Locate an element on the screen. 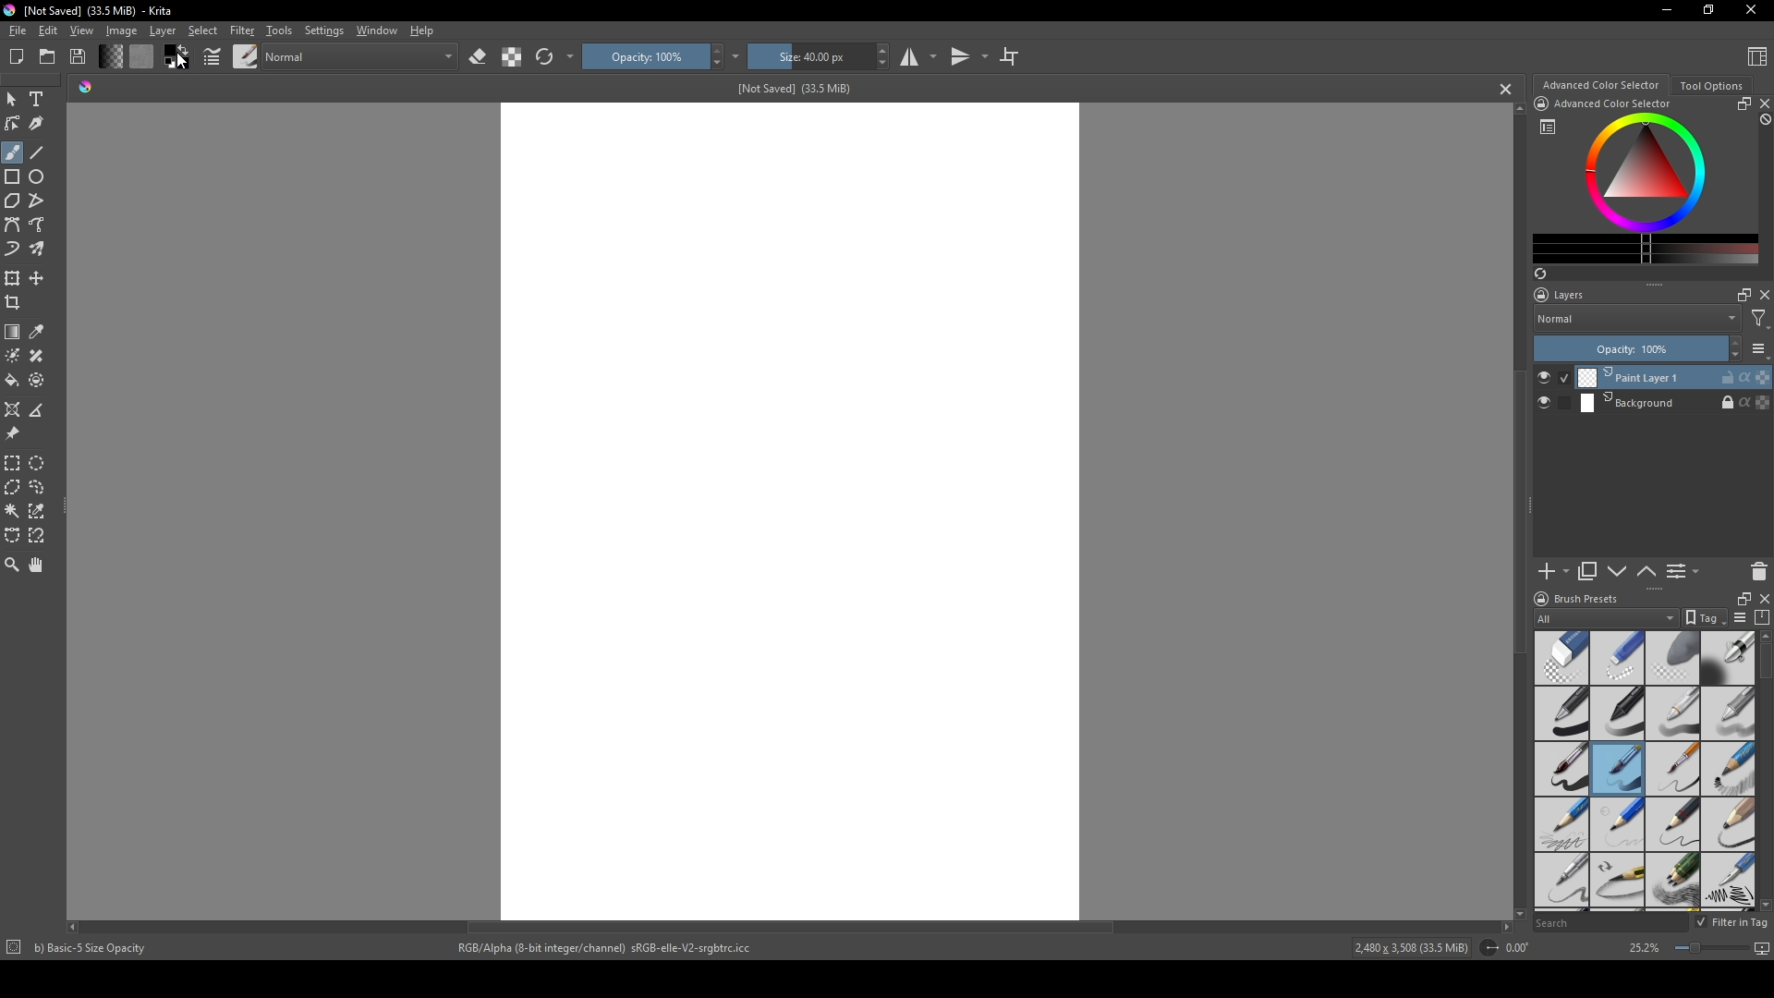 This screenshot has width=1774, height=998. b) Basic-5 Size Opacity is located at coordinates (94, 948).